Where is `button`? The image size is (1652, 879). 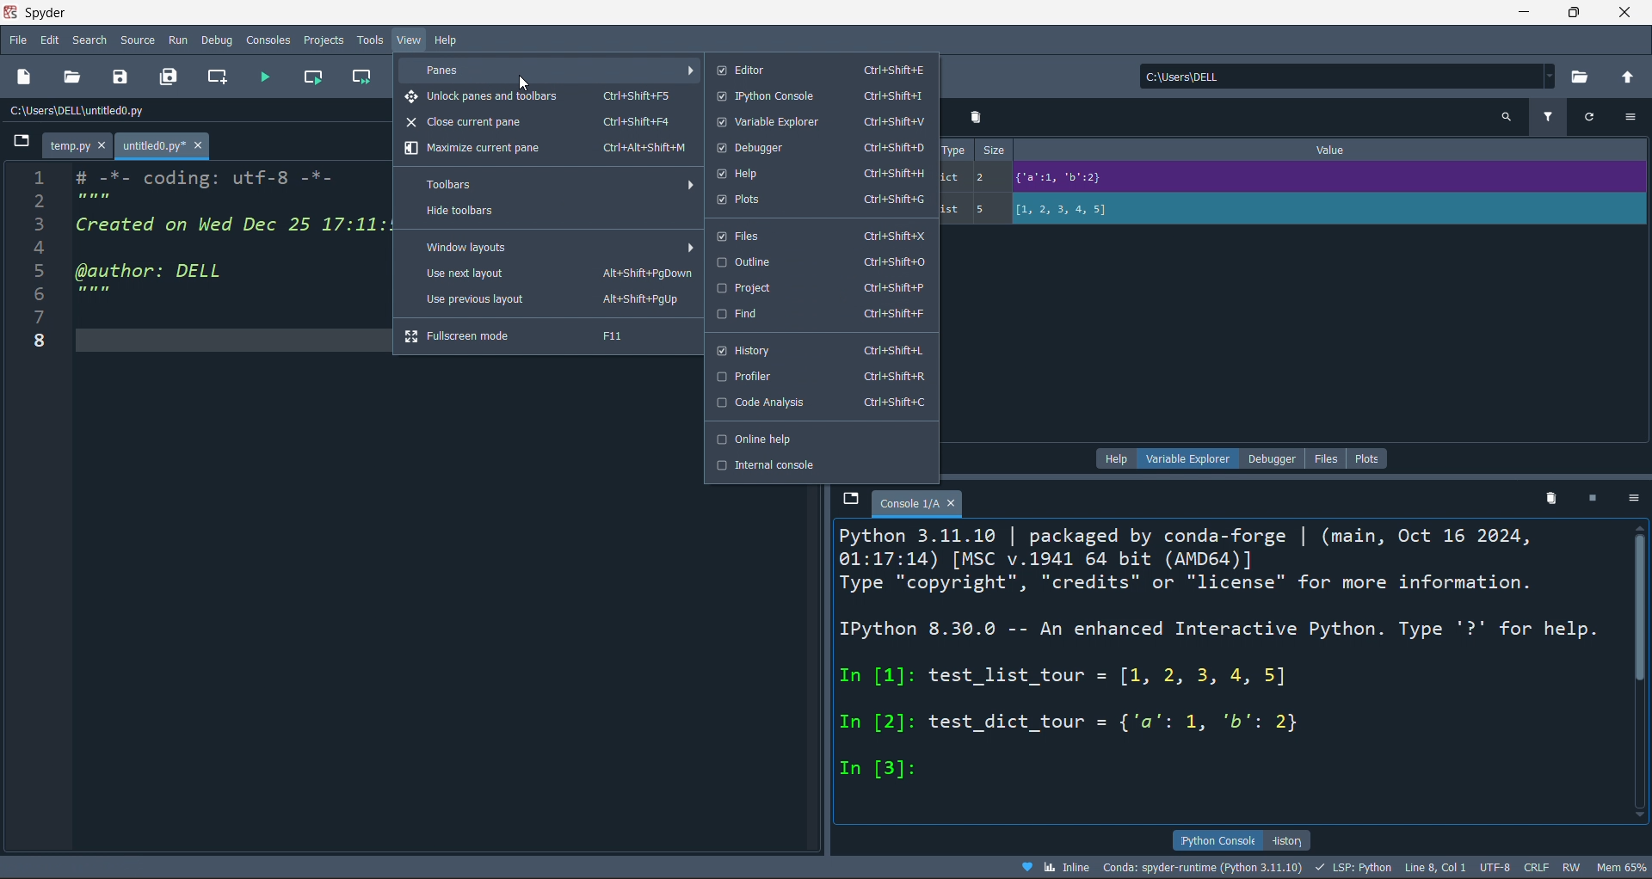
button is located at coordinates (20, 145).